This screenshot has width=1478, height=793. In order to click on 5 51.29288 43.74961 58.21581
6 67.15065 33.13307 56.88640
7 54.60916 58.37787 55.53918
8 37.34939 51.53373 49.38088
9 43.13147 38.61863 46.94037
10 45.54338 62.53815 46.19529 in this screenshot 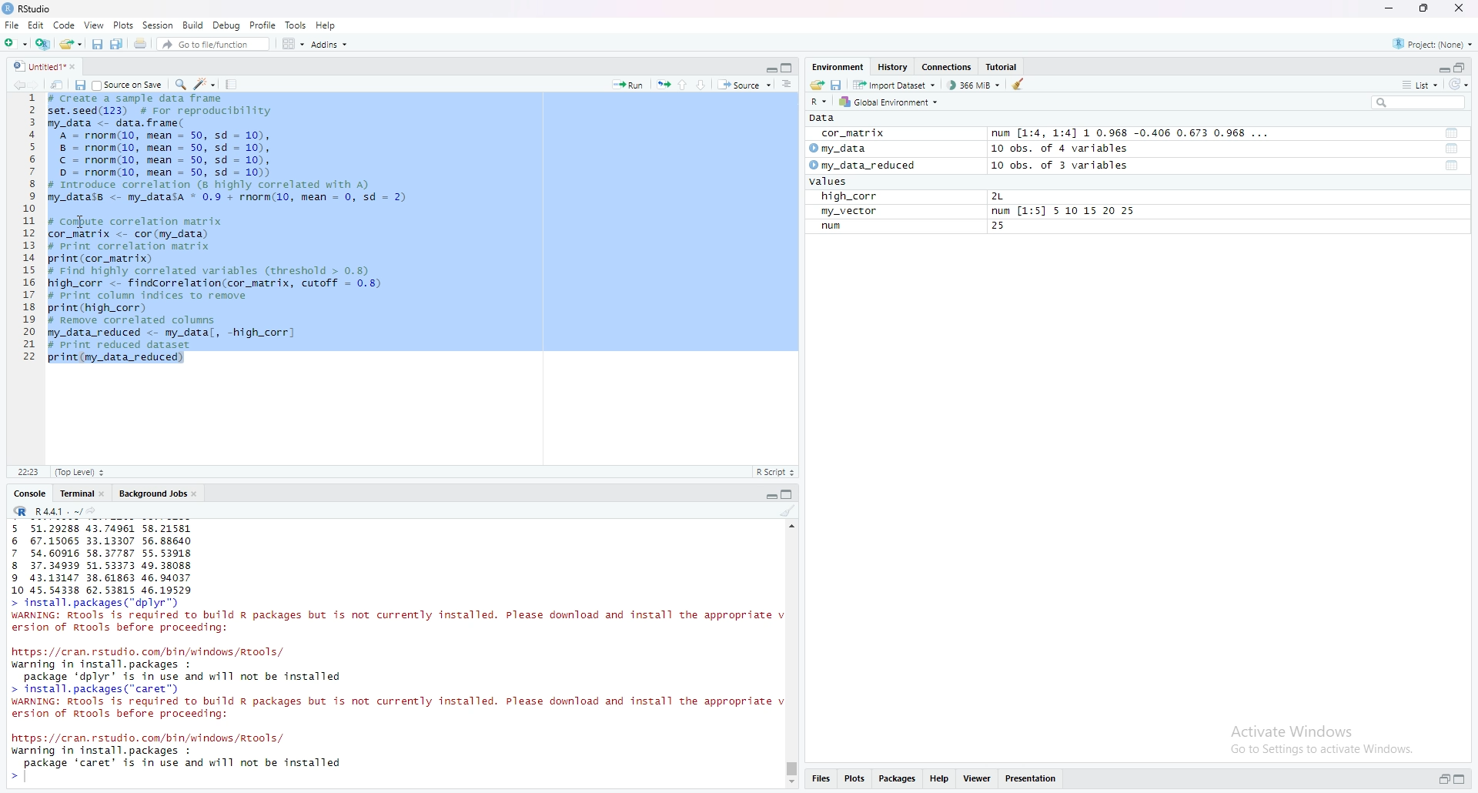, I will do `click(99, 559)`.